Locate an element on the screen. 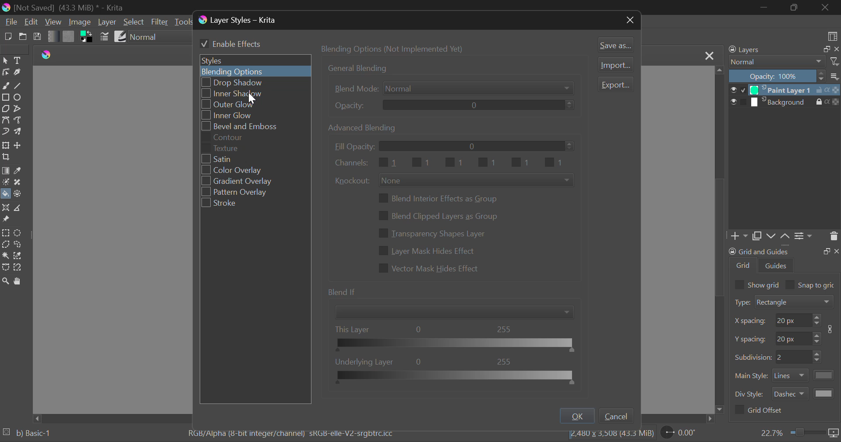 This screenshot has height=442, width=841. Continuous Selection is located at coordinates (5, 257).